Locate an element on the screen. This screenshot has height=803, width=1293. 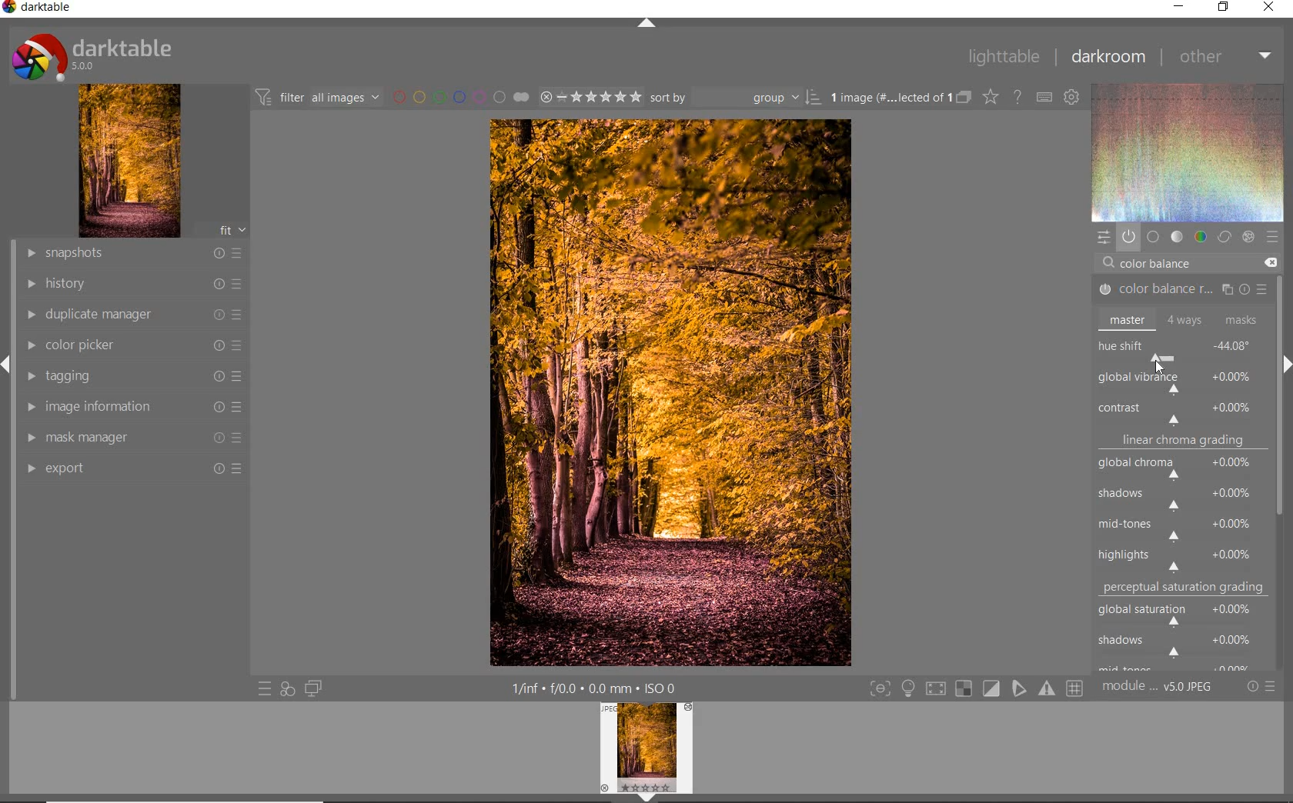
wave form is located at coordinates (1187, 152).